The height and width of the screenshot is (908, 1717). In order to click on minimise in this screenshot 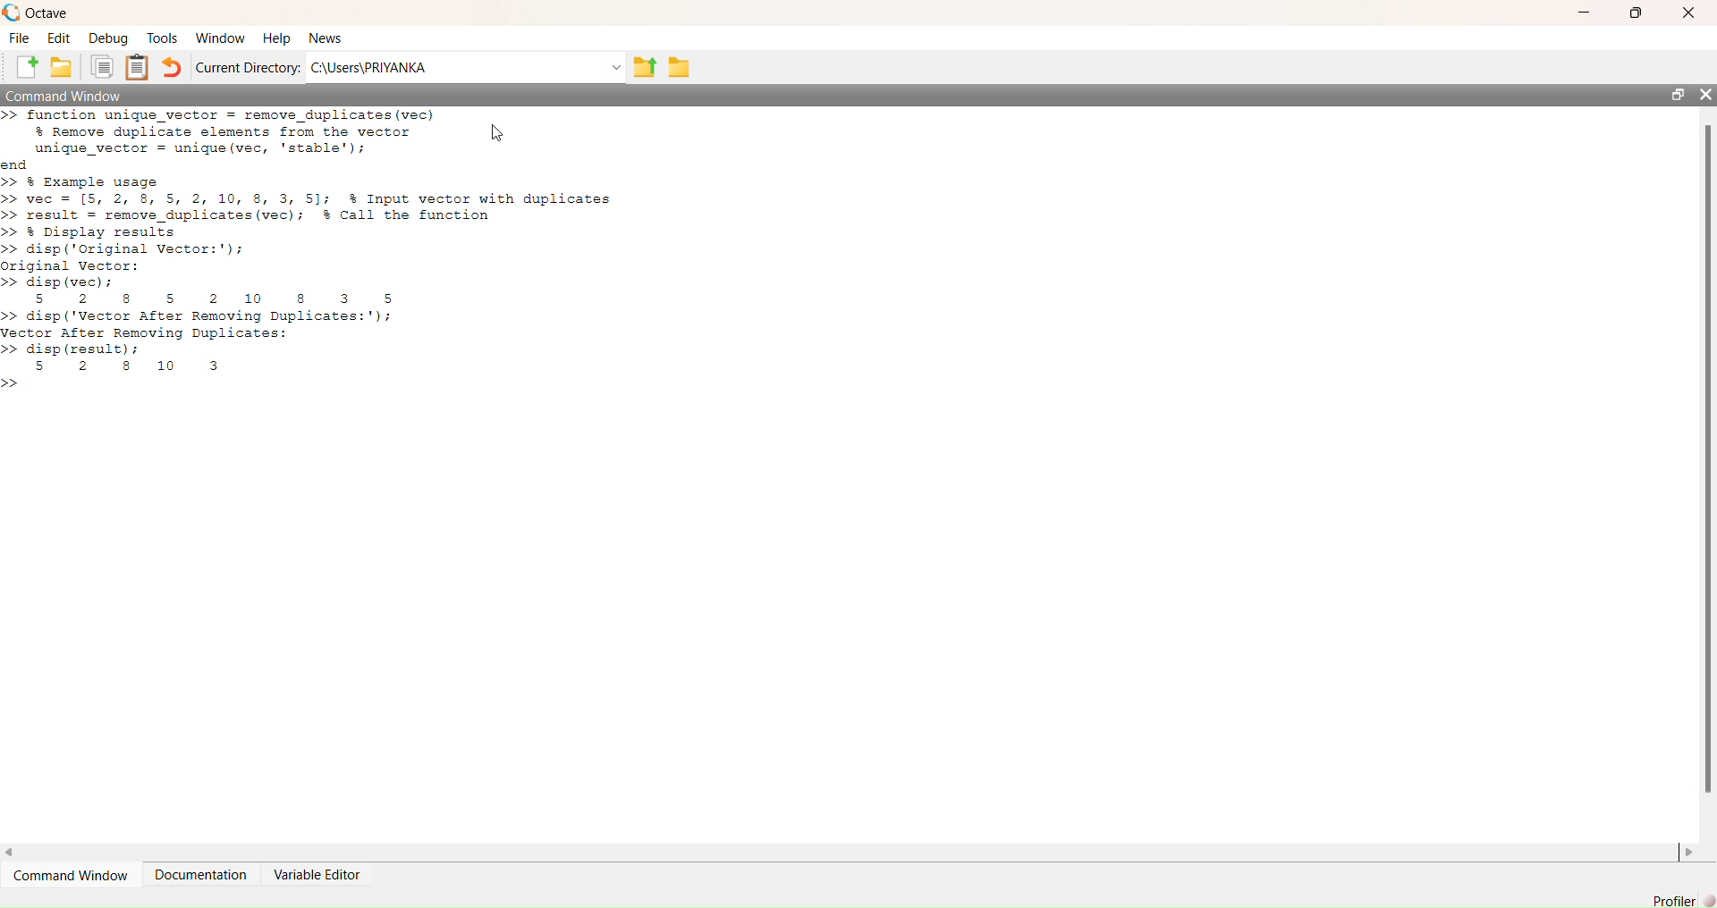, I will do `click(1586, 12)`.